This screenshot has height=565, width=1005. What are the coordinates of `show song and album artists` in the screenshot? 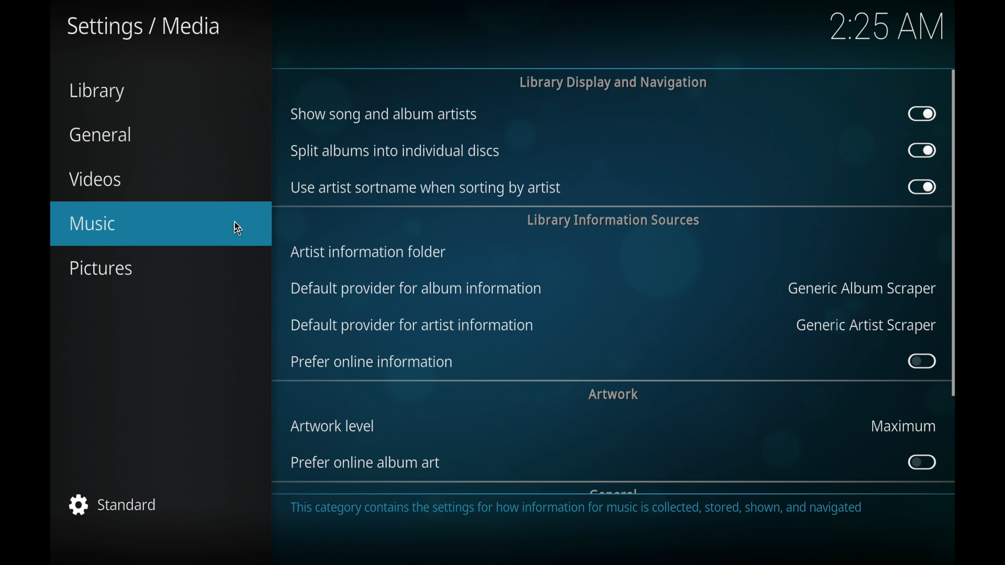 It's located at (384, 116).